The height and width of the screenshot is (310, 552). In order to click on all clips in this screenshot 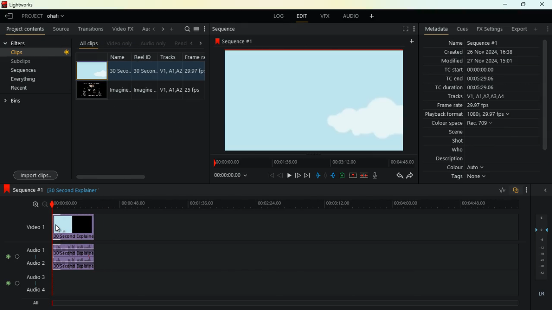, I will do `click(88, 44)`.